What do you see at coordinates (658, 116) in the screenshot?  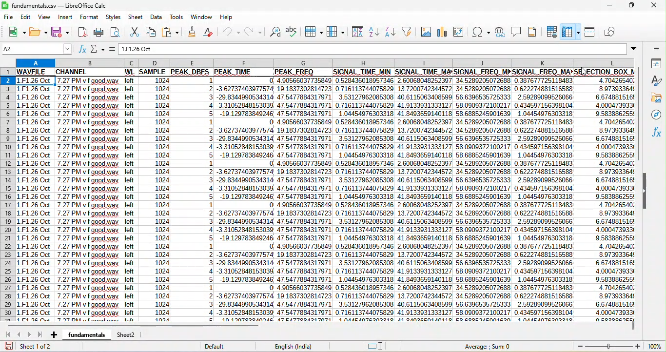 I see `navigator` at bounding box center [658, 116].